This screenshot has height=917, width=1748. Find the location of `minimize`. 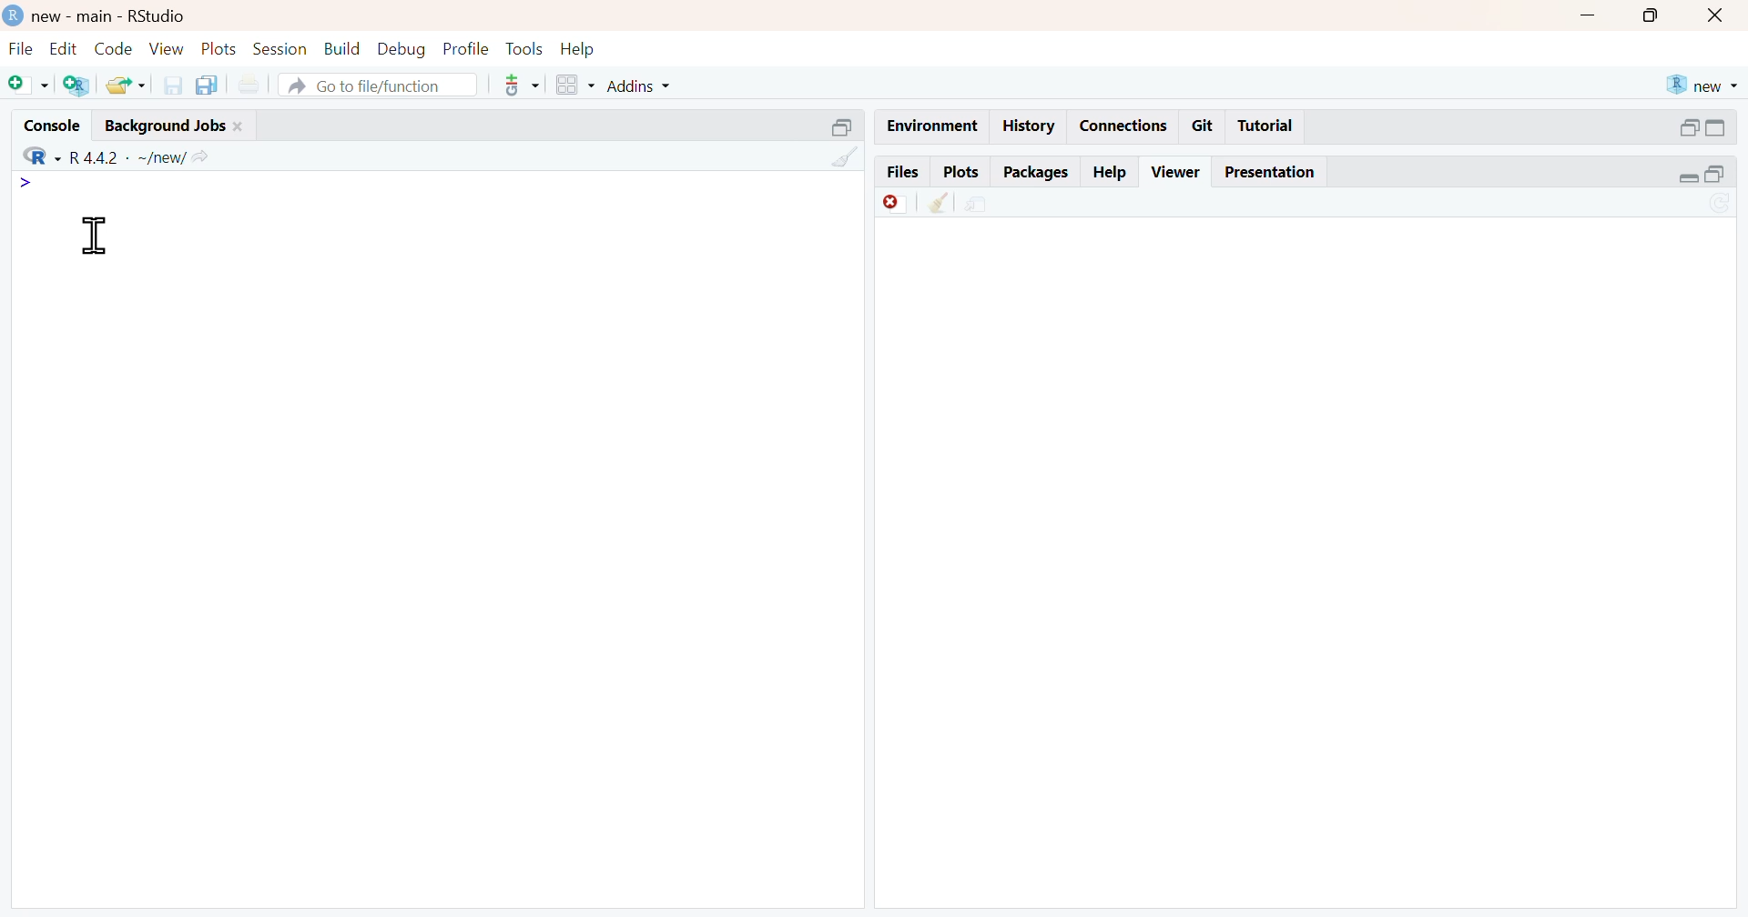

minimize is located at coordinates (1583, 17).